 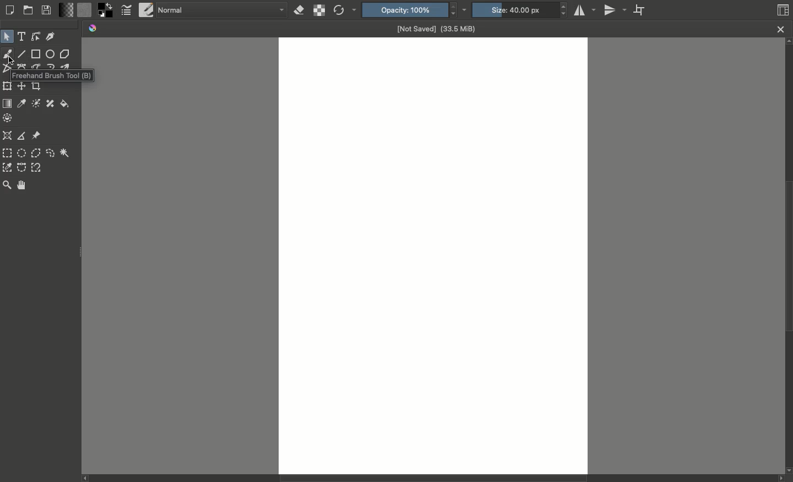 What do you see at coordinates (298, 12) in the screenshot?
I see `Set eraser mode` at bounding box center [298, 12].